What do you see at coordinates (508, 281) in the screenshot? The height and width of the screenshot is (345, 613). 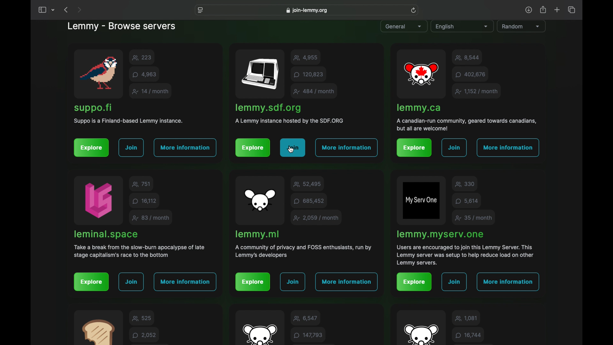 I see `more information` at bounding box center [508, 281].